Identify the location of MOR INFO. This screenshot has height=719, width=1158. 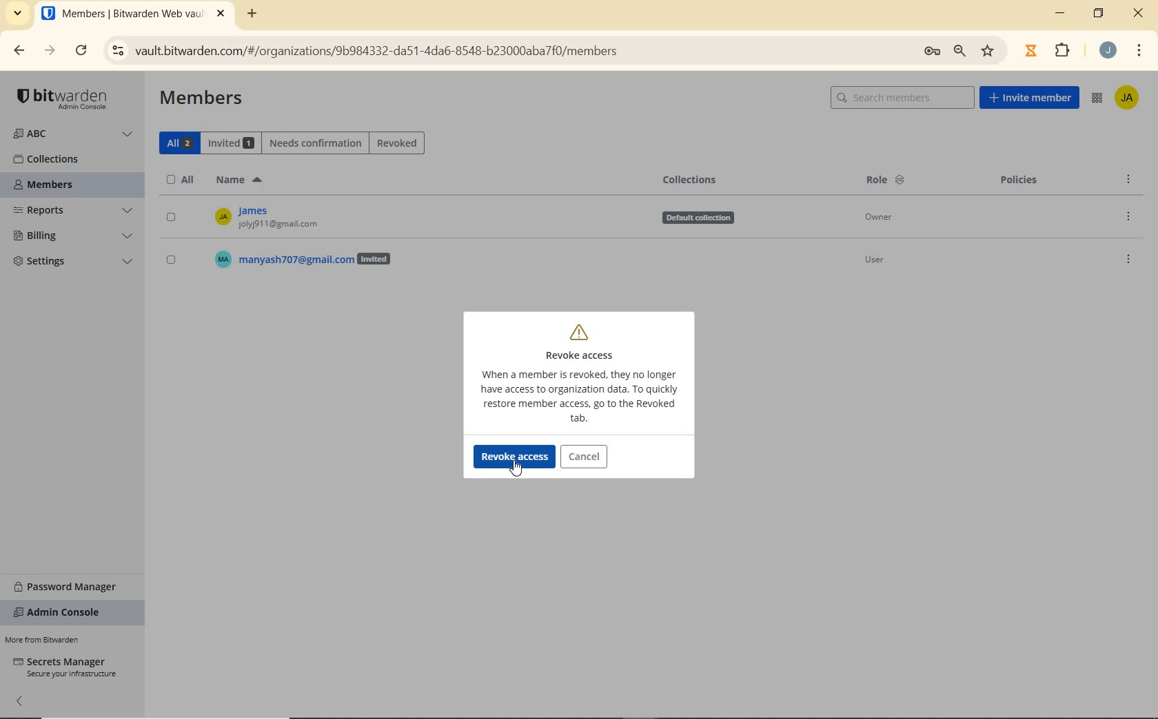
(582, 397).